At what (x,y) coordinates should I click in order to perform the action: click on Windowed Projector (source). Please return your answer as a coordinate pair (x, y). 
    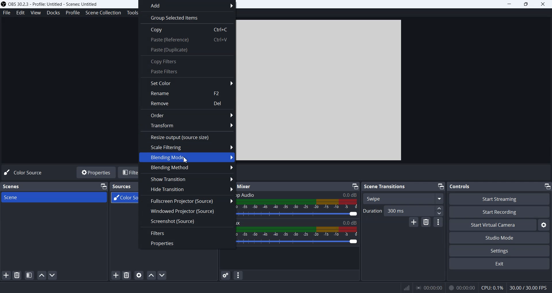
    Looking at the image, I should click on (187, 211).